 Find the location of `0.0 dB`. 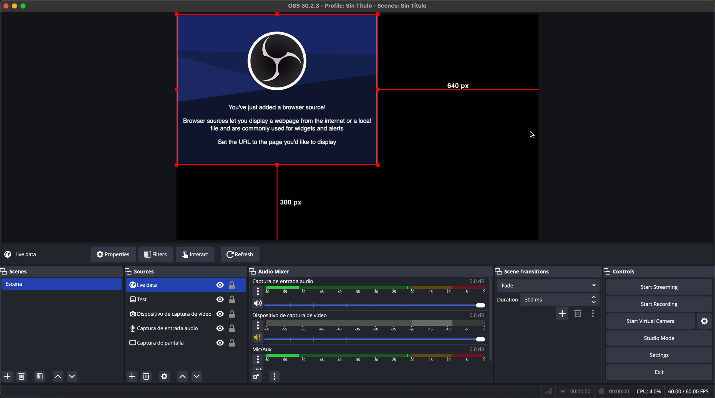

0.0 dB is located at coordinates (474, 315).